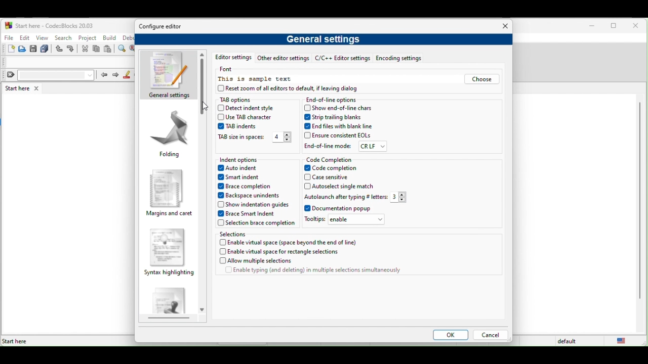 This screenshot has width=648, height=364. I want to click on encoding settings, so click(403, 59).